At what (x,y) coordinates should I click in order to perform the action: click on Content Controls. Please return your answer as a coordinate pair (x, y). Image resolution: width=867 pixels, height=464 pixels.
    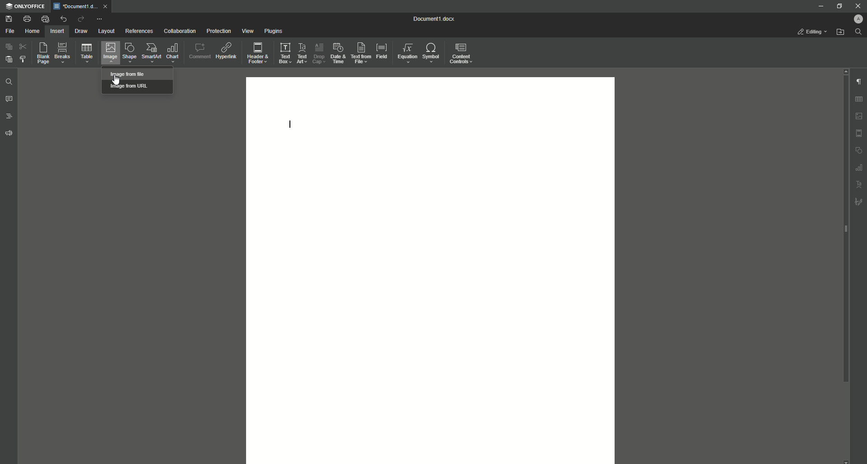
    Looking at the image, I should click on (463, 55).